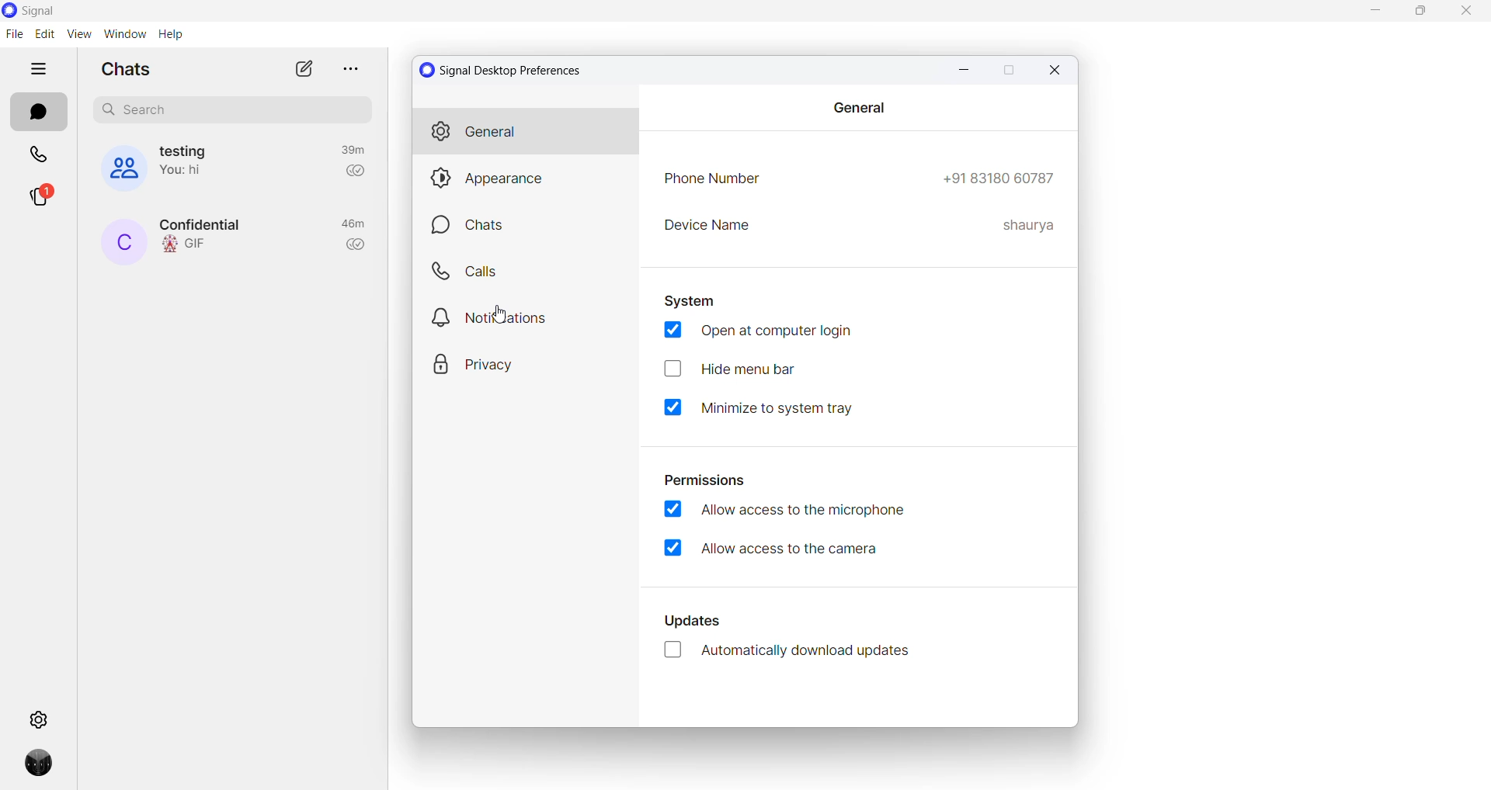  Describe the element at coordinates (770, 406) in the screenshot. I see `minimize to system tray checkbox` at that location.